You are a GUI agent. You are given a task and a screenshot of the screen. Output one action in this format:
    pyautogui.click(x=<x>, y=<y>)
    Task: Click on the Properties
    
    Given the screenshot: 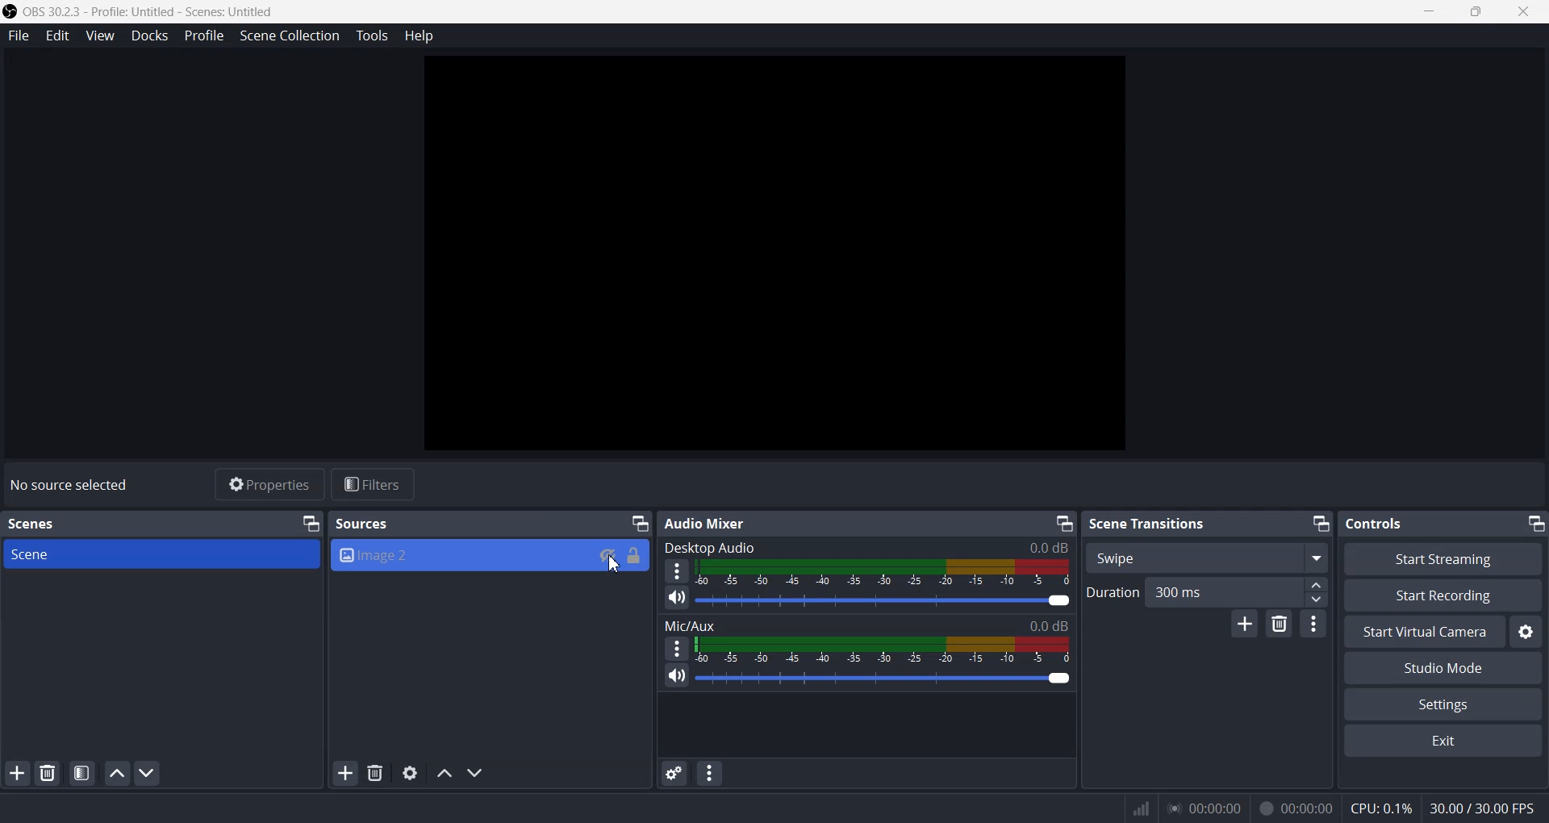 What is the action you would take?
    pyautogui.click(x=268, y=483)
    